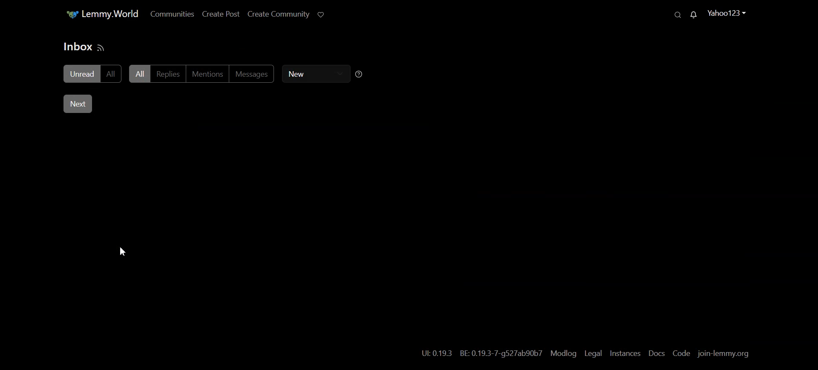  I want to click on Unread Message, so click(694, 14).